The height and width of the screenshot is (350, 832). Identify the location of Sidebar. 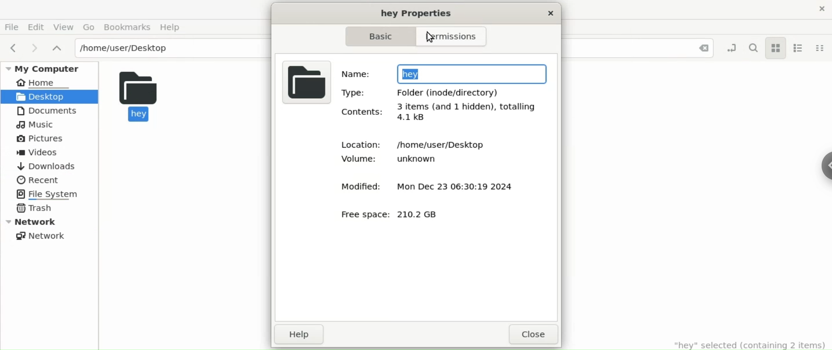
(822, 162).